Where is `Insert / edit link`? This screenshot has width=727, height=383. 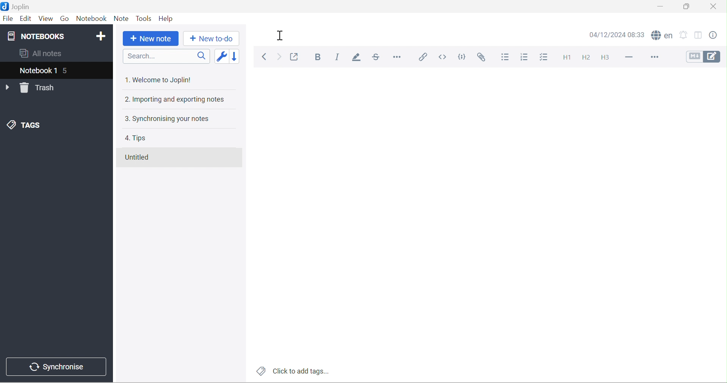 Insert / edit link is located at coordinates (423, 57).